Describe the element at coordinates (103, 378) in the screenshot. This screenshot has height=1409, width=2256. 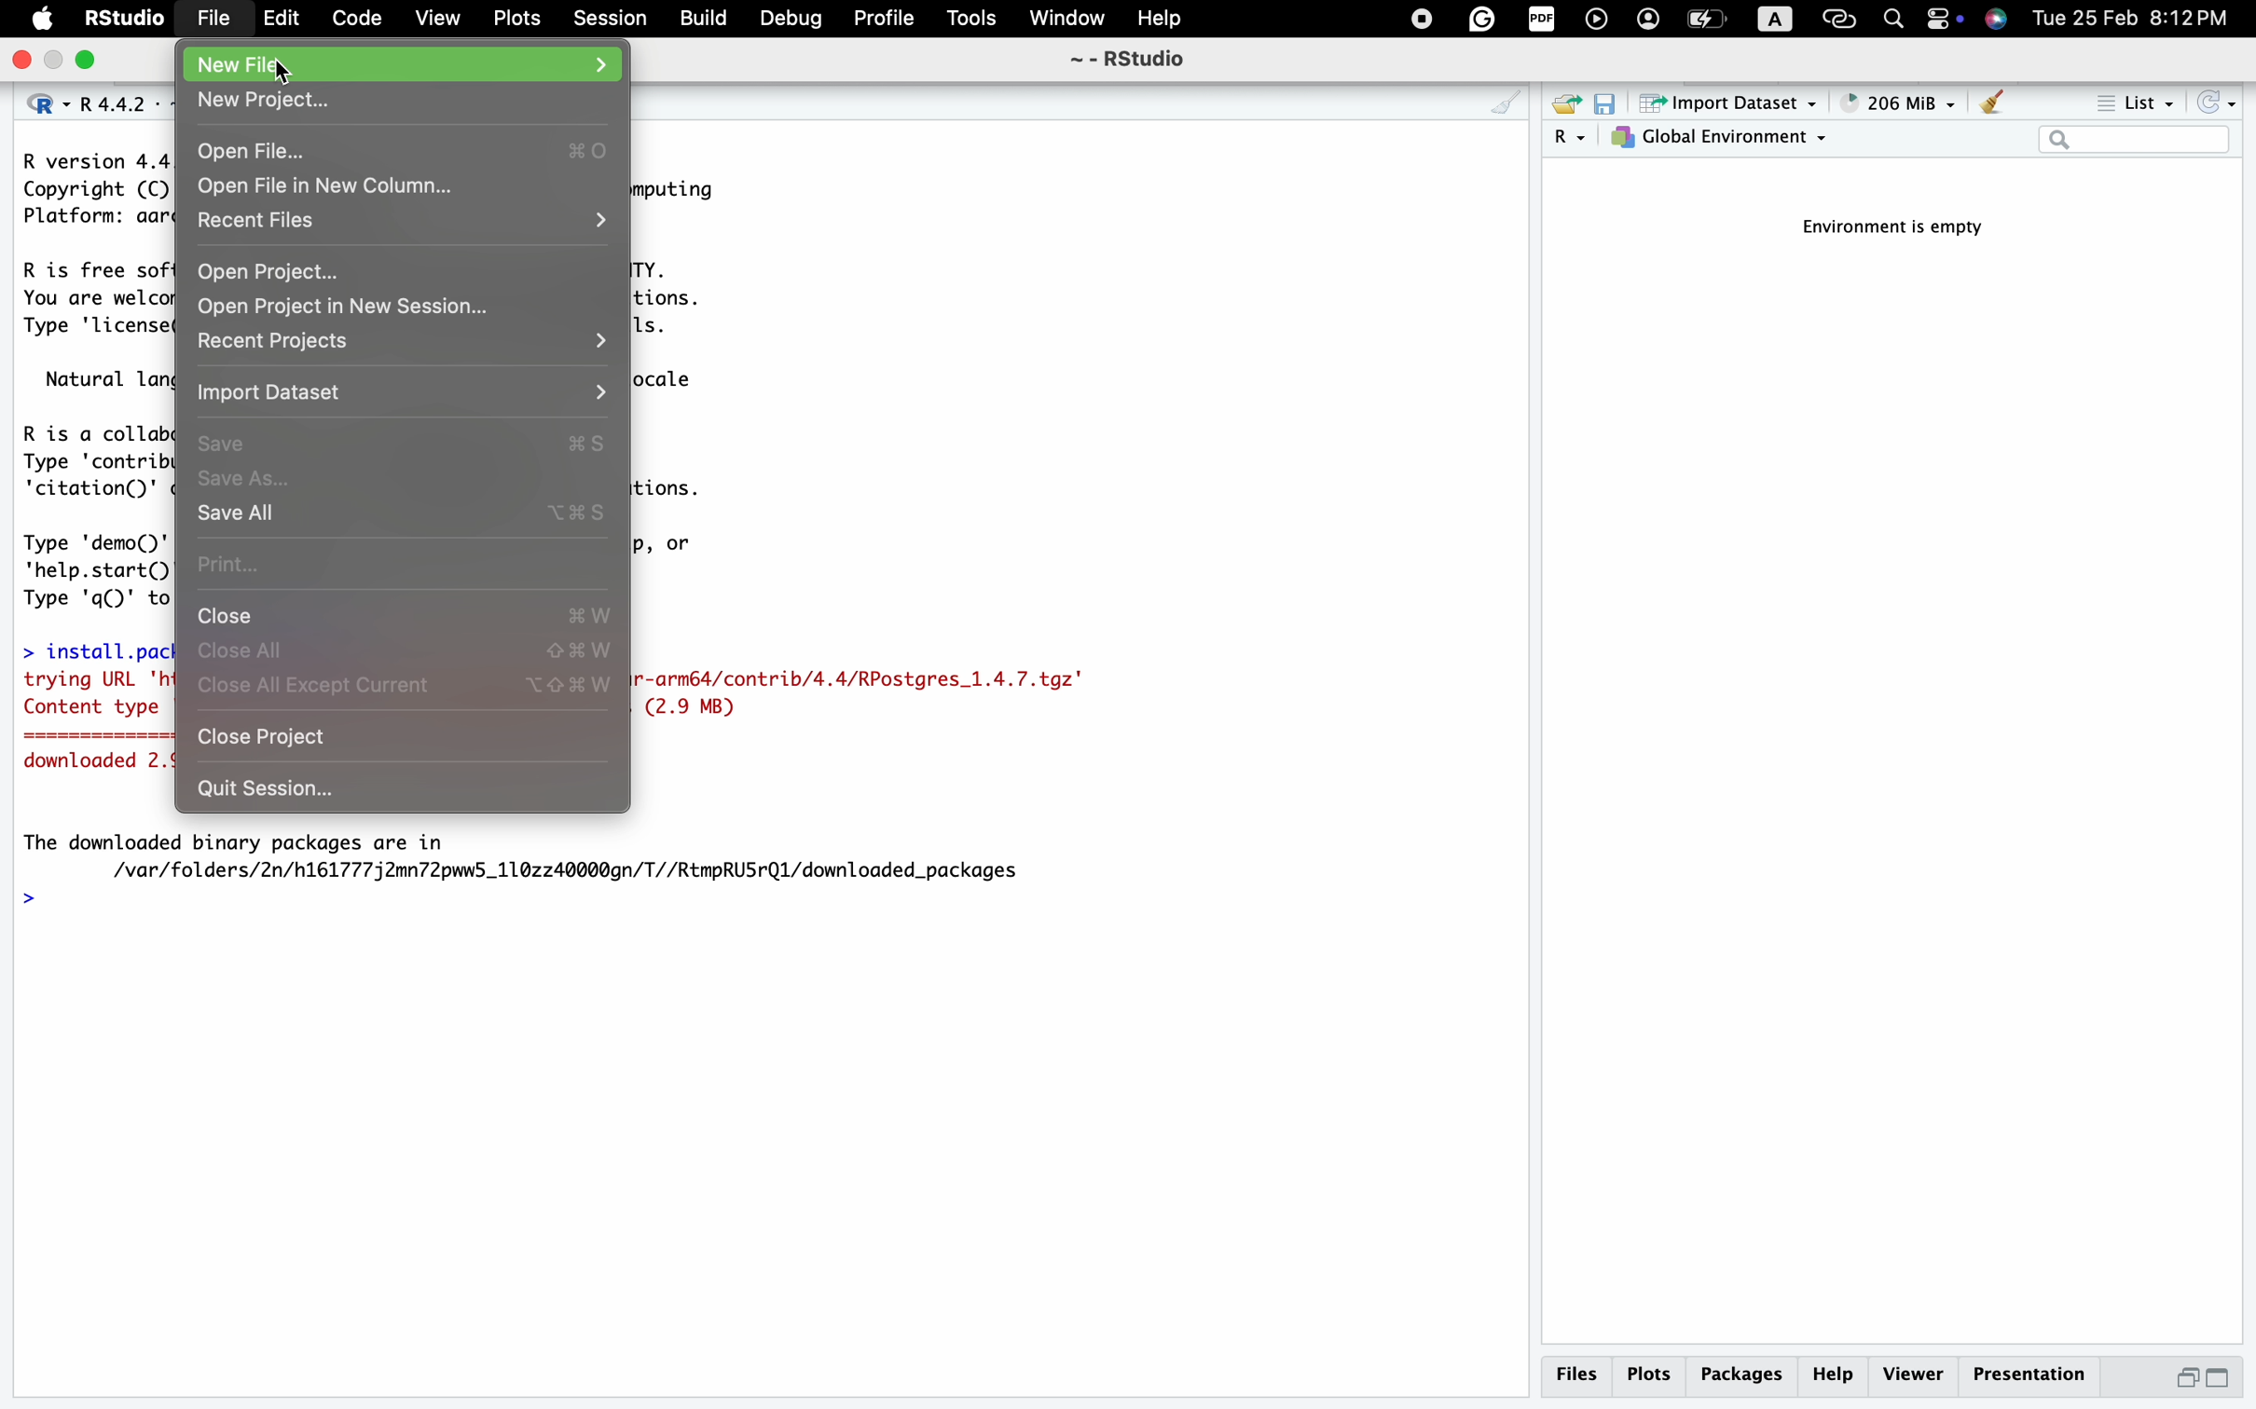
I see `description of support` at that location.